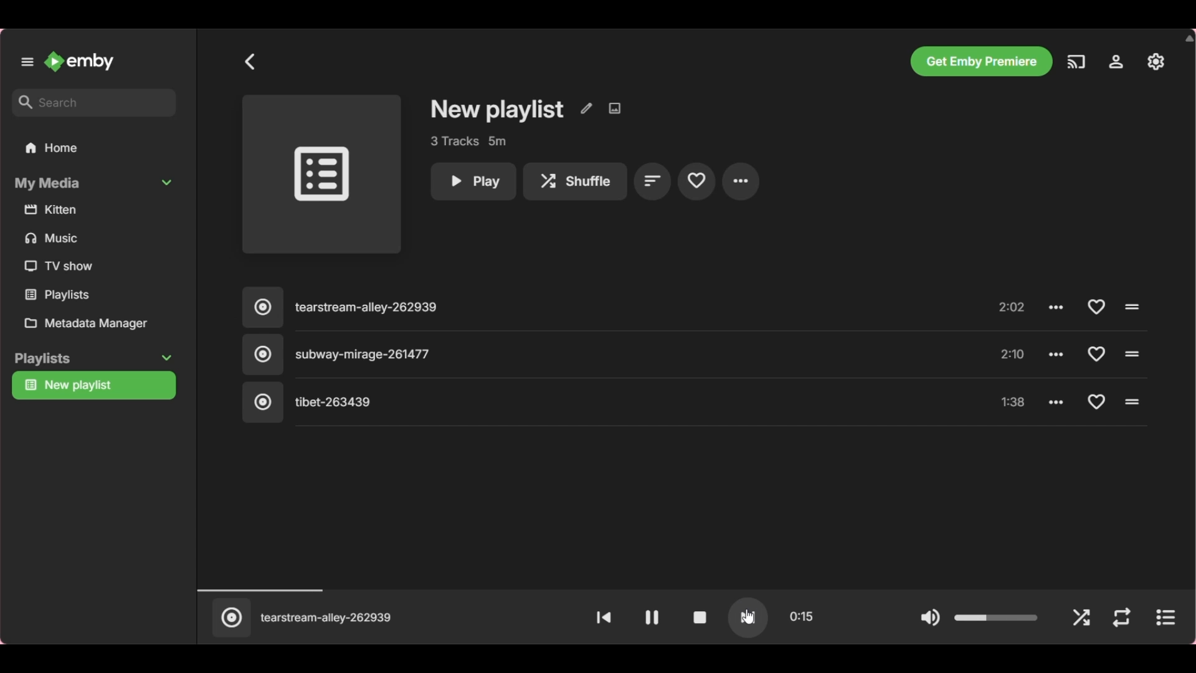 Image resolution: width=1196 pixels, height=673 pixels. What do you see at coordinates (351, 302) in the screenshot?
I see `tearstream alley 262939` at bounding box center [351, 302].